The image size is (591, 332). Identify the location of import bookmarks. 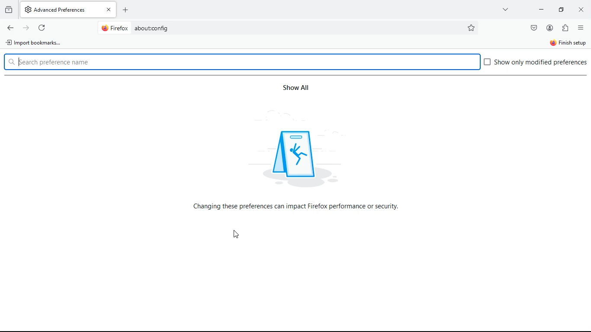
(35, 43).